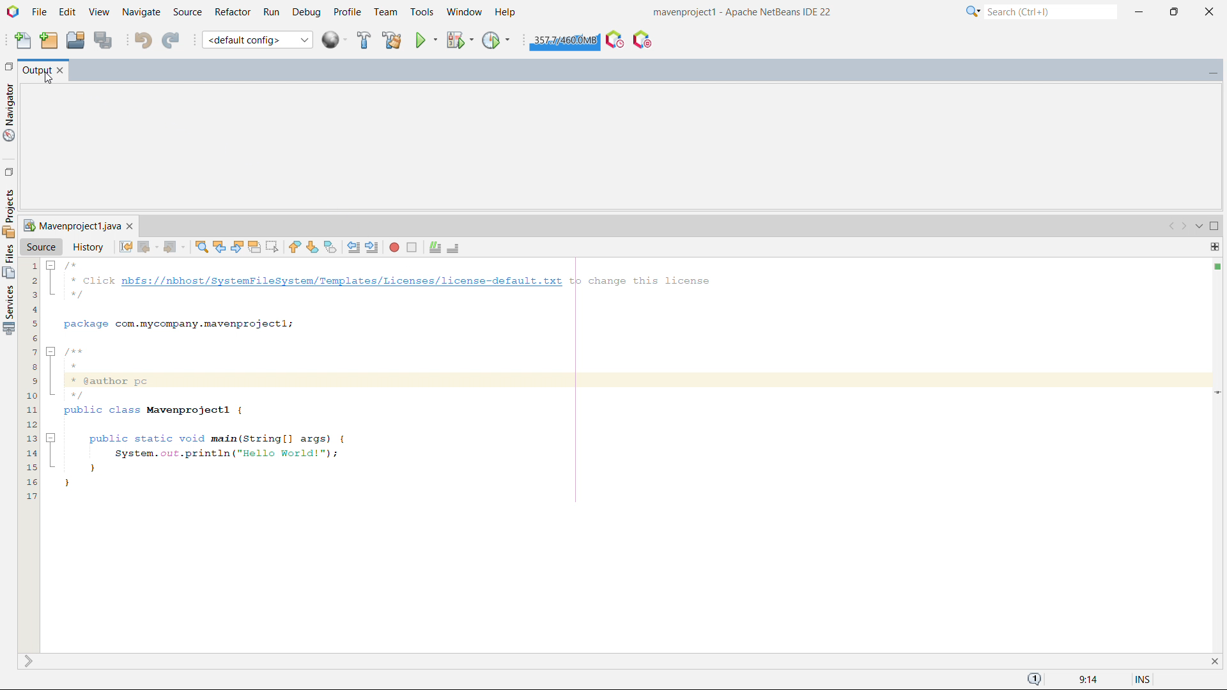 This screenshot has height=690, width=1227. What do you see at coordinates (1214, 661) in the screenshot?
I see `close` at bounding box center [1214, 661].